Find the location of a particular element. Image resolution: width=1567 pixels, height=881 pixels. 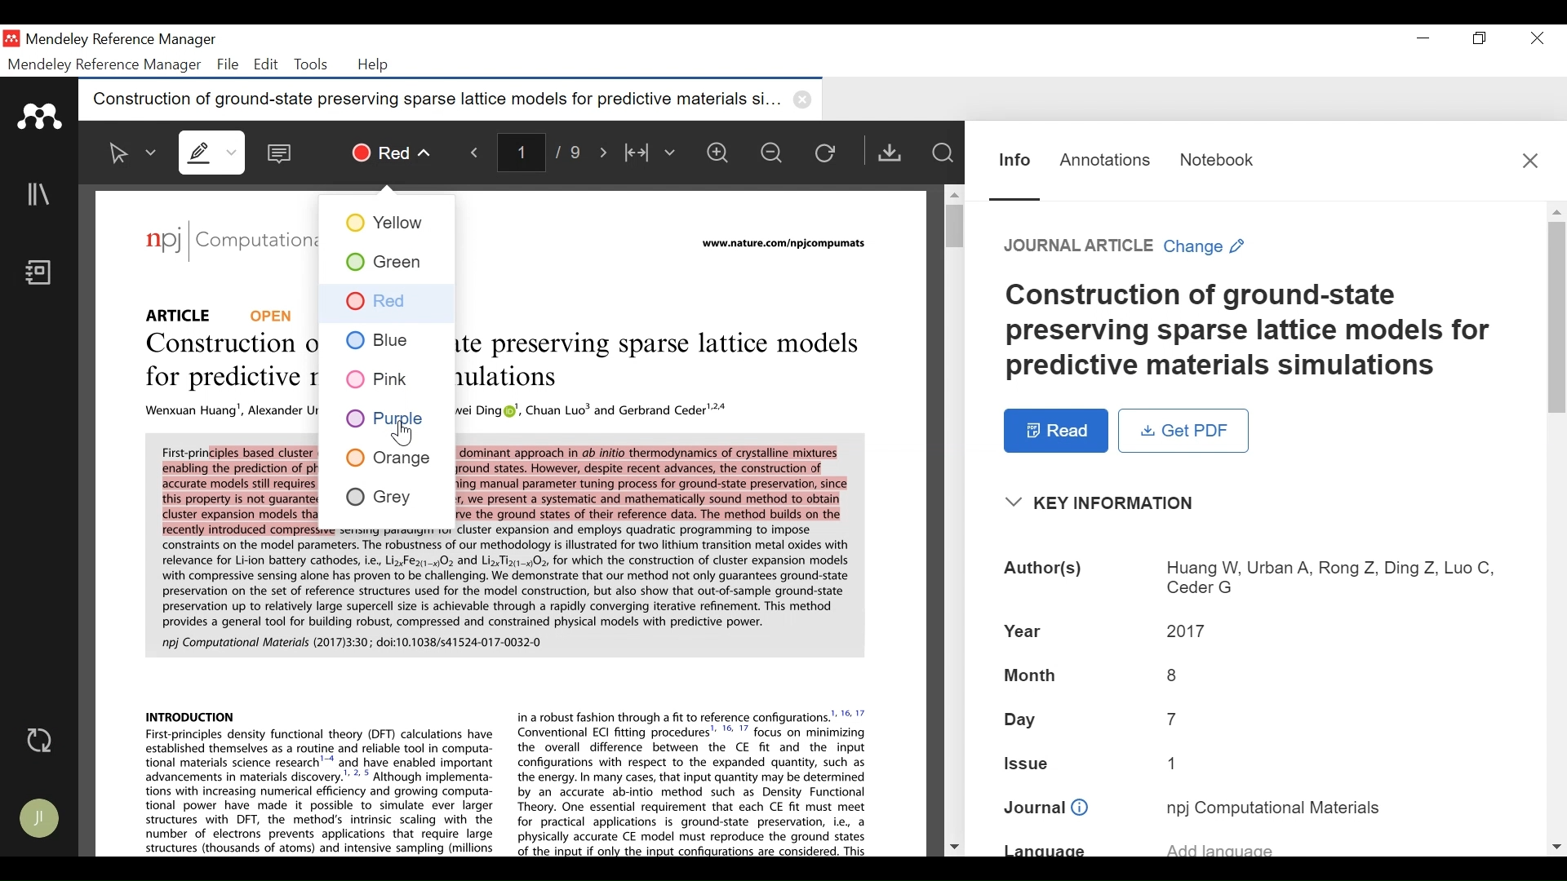

Issue is located at coordinates (1034, 764).